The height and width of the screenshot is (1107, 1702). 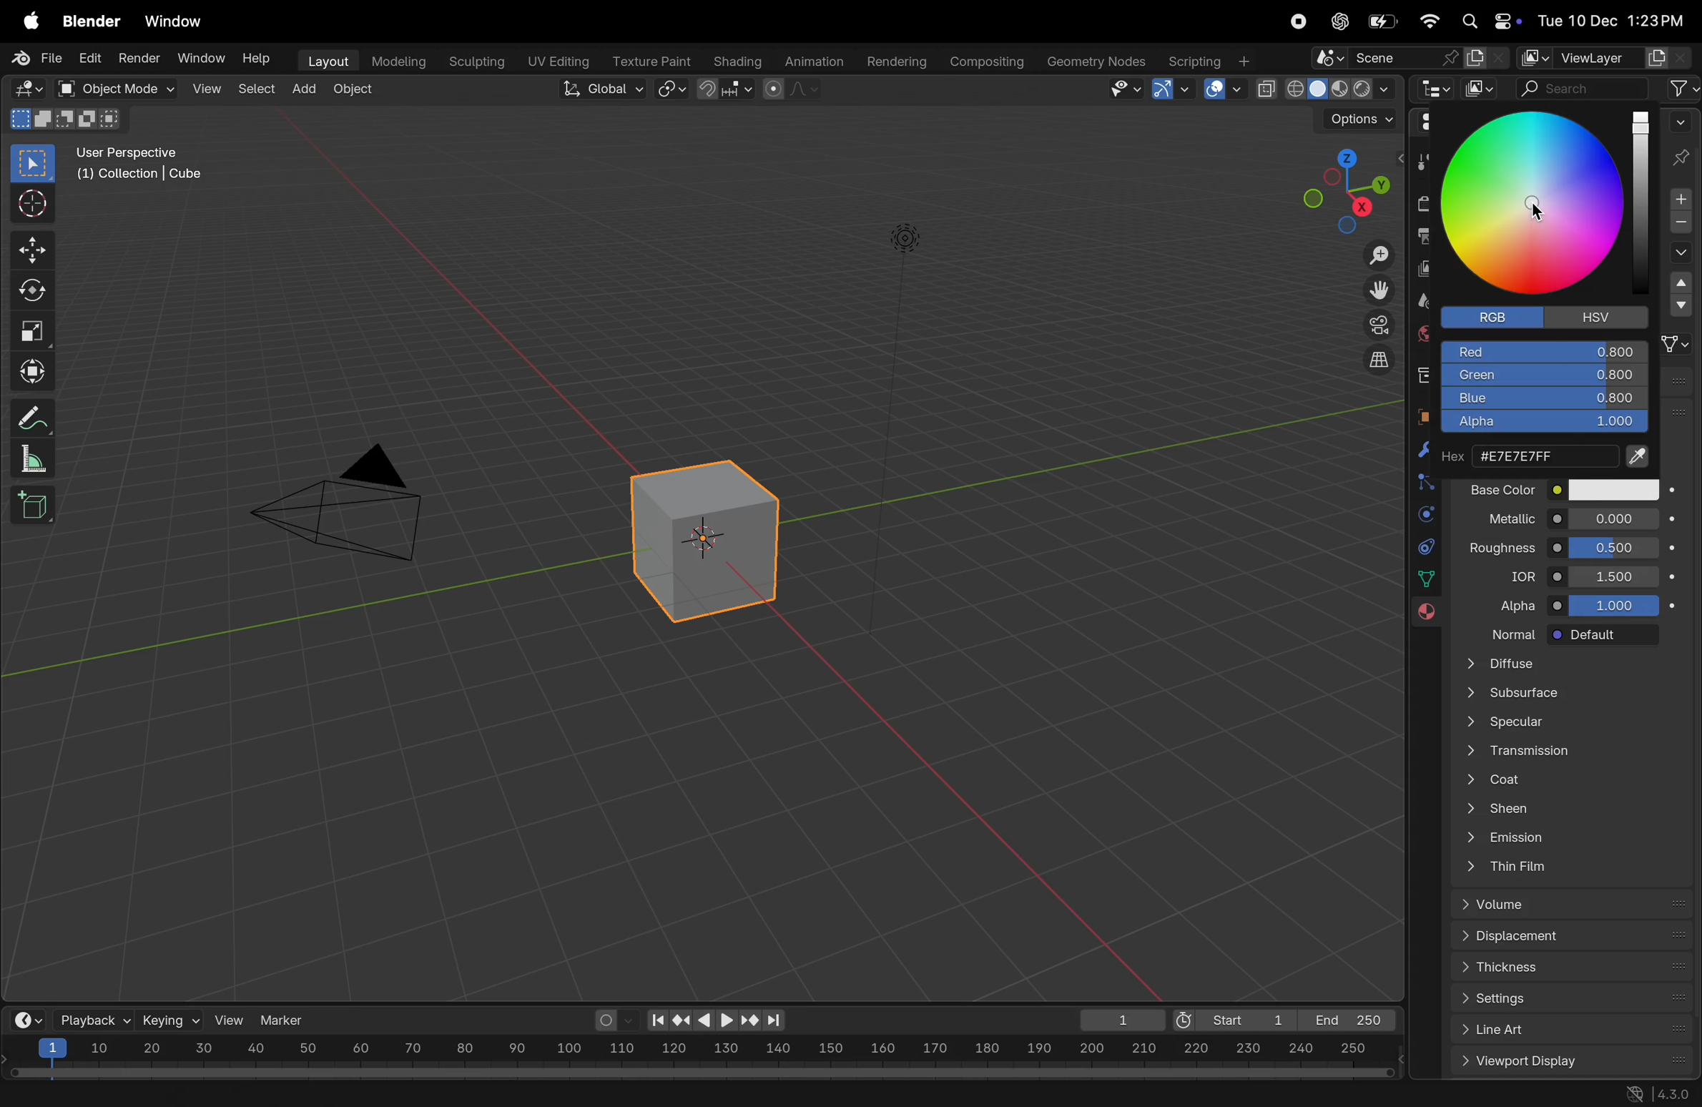 What do you see at coordinates (471, 58) in the screenshot?
I see `Sculpting` at bounding box center [471, 58].